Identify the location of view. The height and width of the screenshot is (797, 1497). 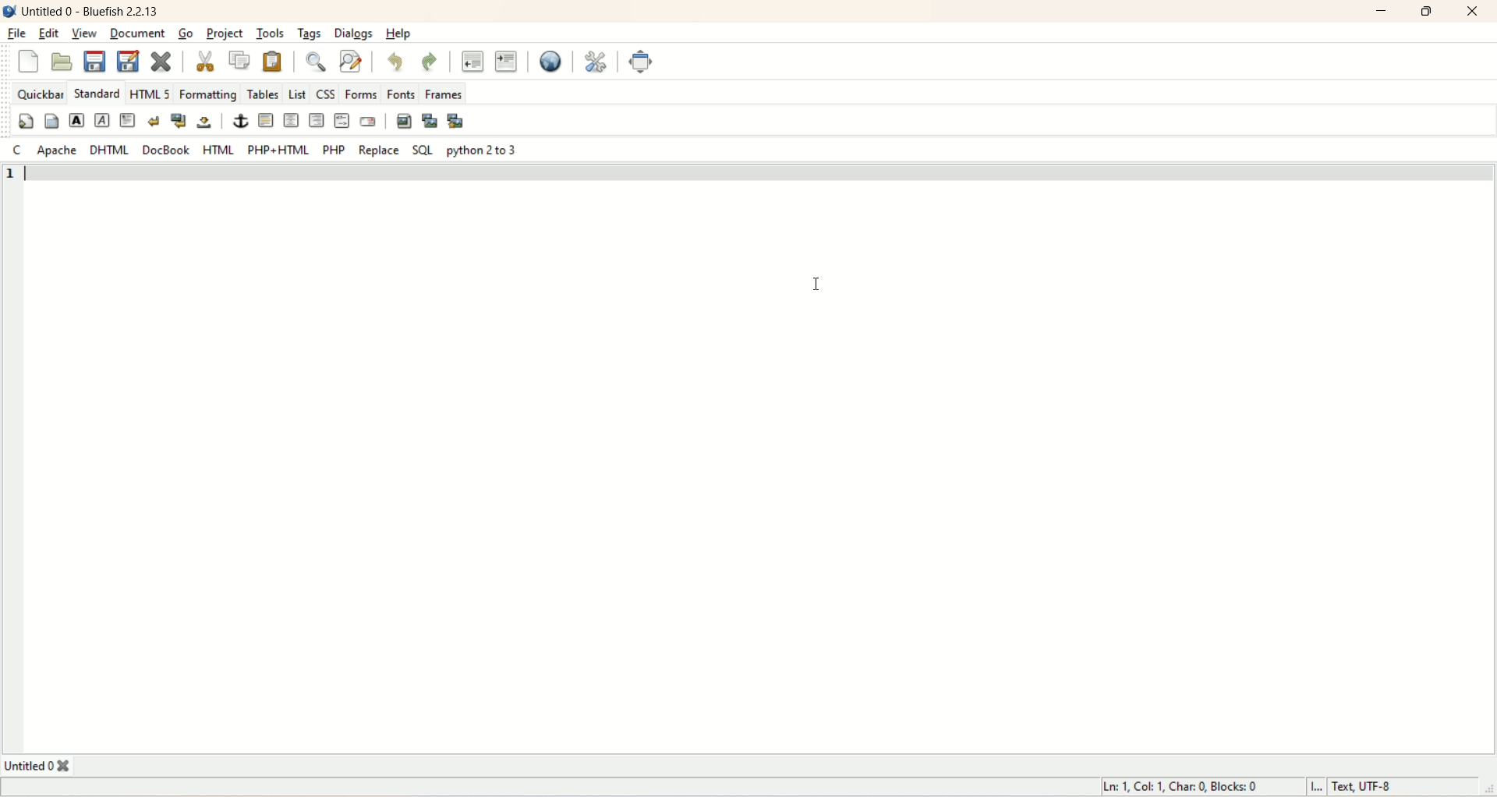
(84, 34).